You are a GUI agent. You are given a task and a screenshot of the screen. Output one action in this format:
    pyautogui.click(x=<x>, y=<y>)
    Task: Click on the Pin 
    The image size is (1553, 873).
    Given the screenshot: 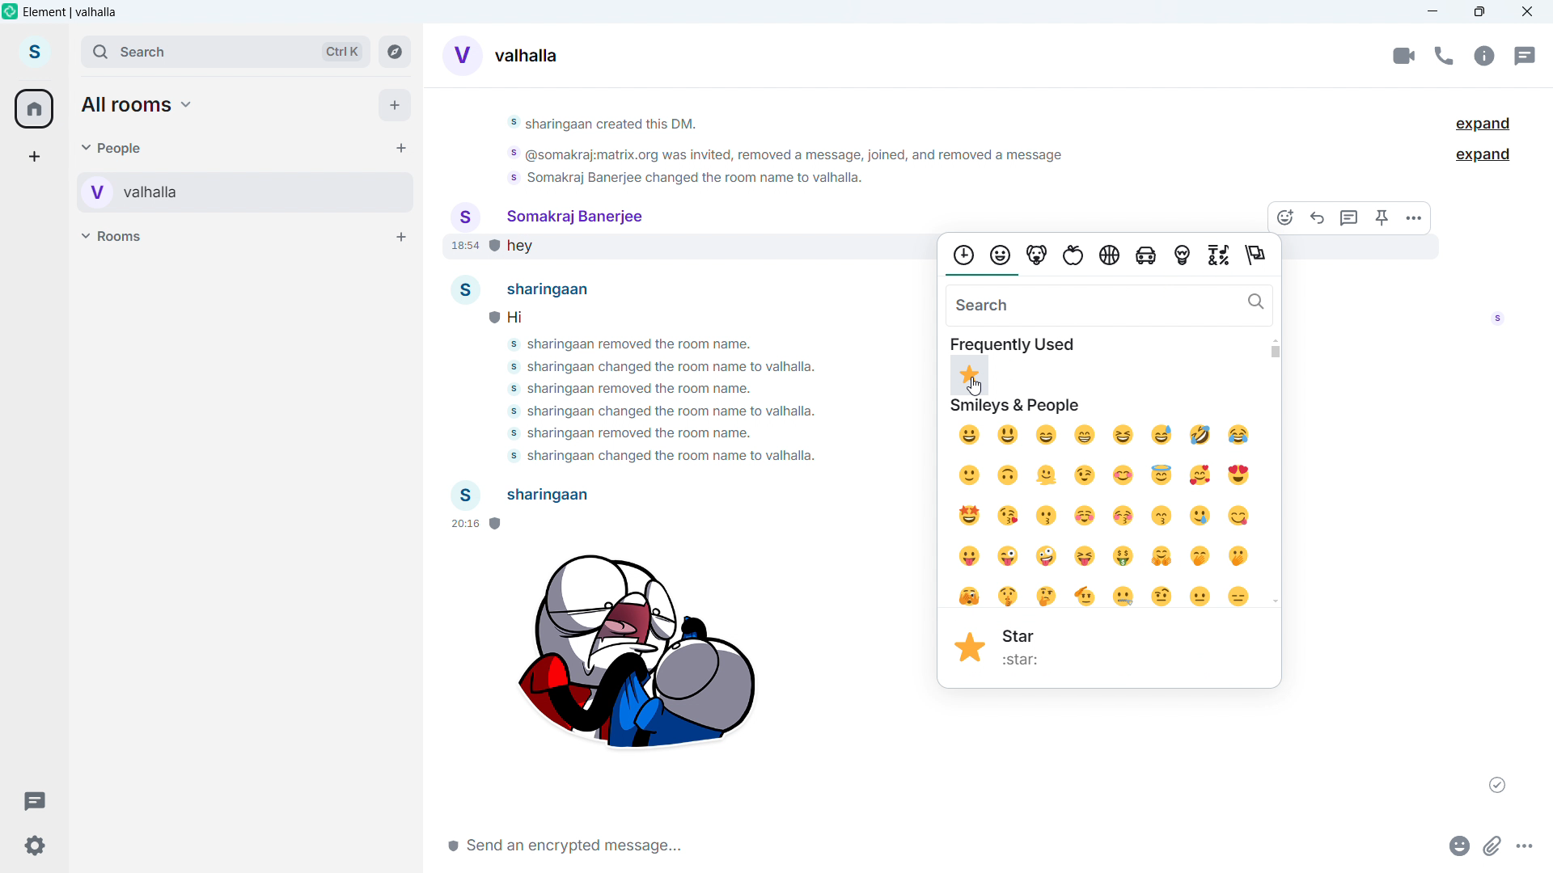 What is the action you would take?
    pyautogui.click(x=1382, y=217)
    